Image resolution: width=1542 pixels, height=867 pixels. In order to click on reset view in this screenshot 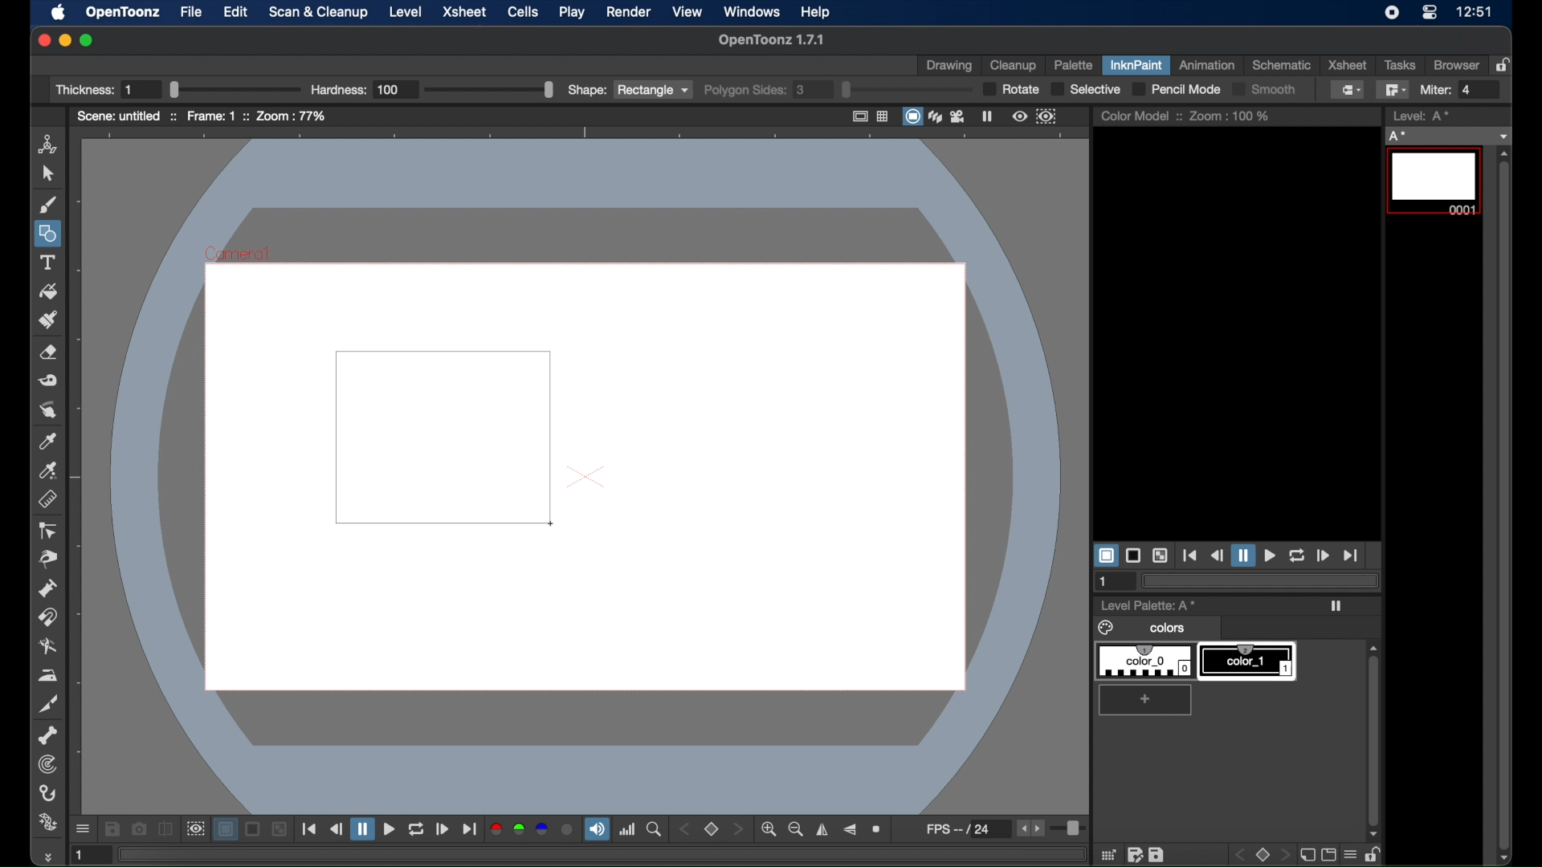, I will do `click(878, 829)`.